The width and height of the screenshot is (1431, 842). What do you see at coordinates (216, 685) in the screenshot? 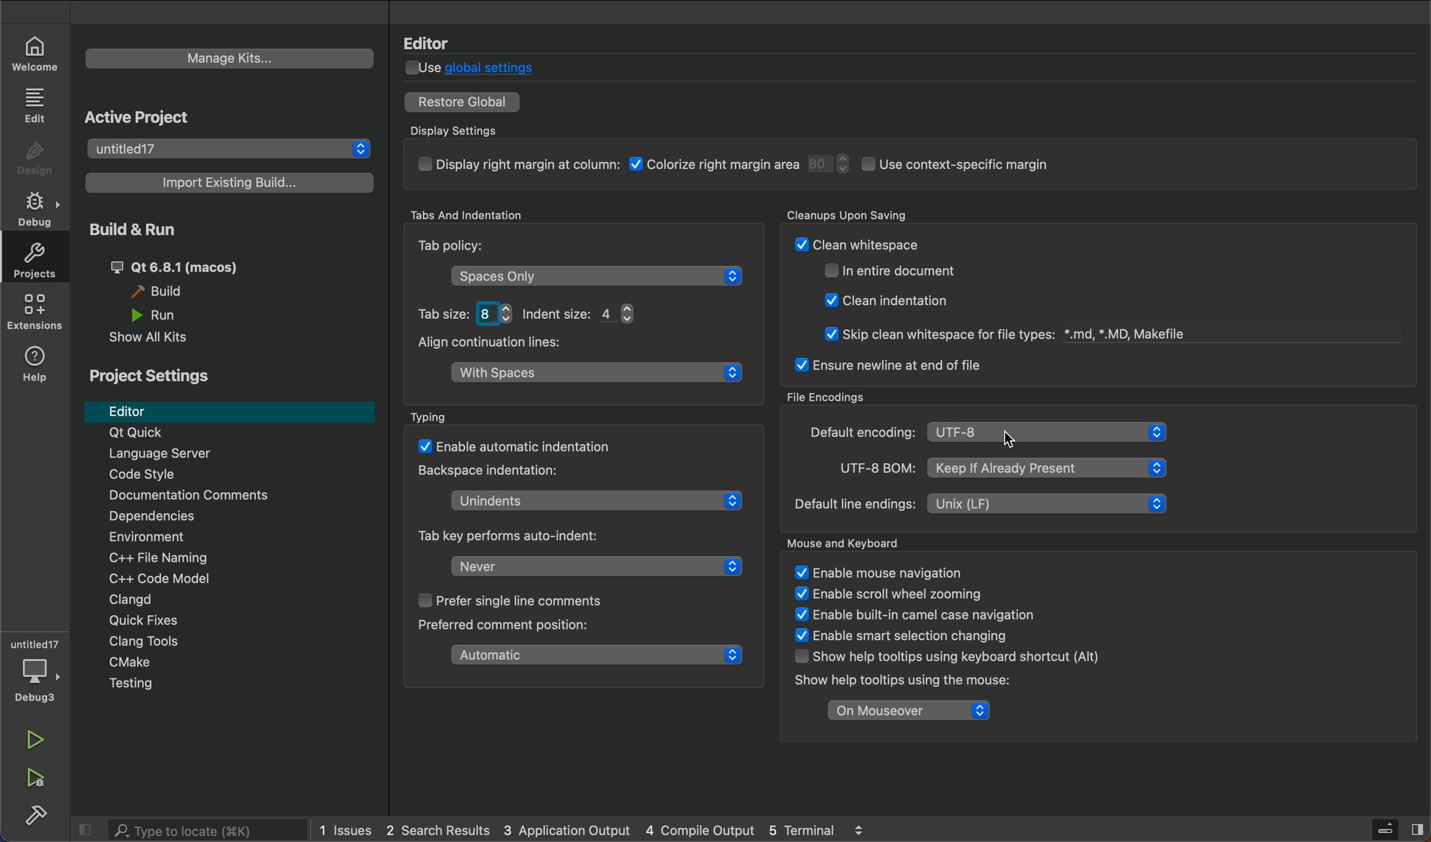
I see `` at bounding box center [216, 685].